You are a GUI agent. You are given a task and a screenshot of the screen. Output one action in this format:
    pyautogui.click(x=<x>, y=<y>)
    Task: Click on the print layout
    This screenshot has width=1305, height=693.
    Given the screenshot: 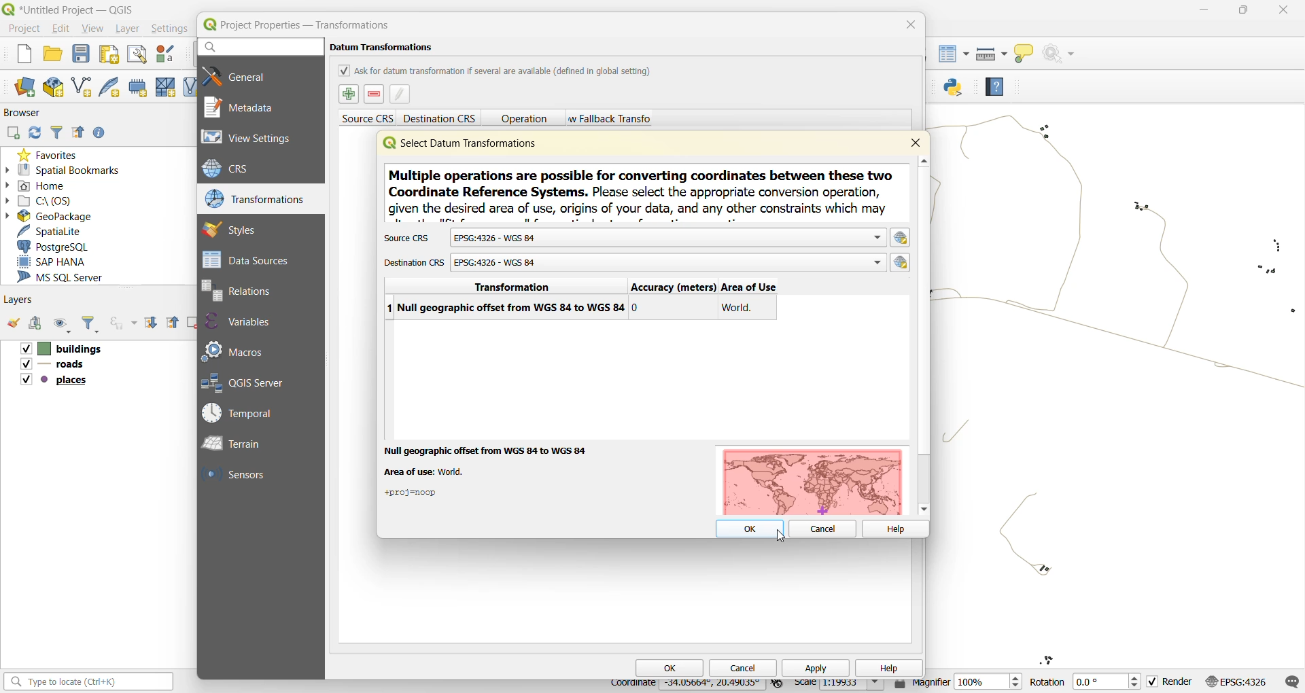 What is the action you would take?
    pyautogui.click(x=110, y=54)
    